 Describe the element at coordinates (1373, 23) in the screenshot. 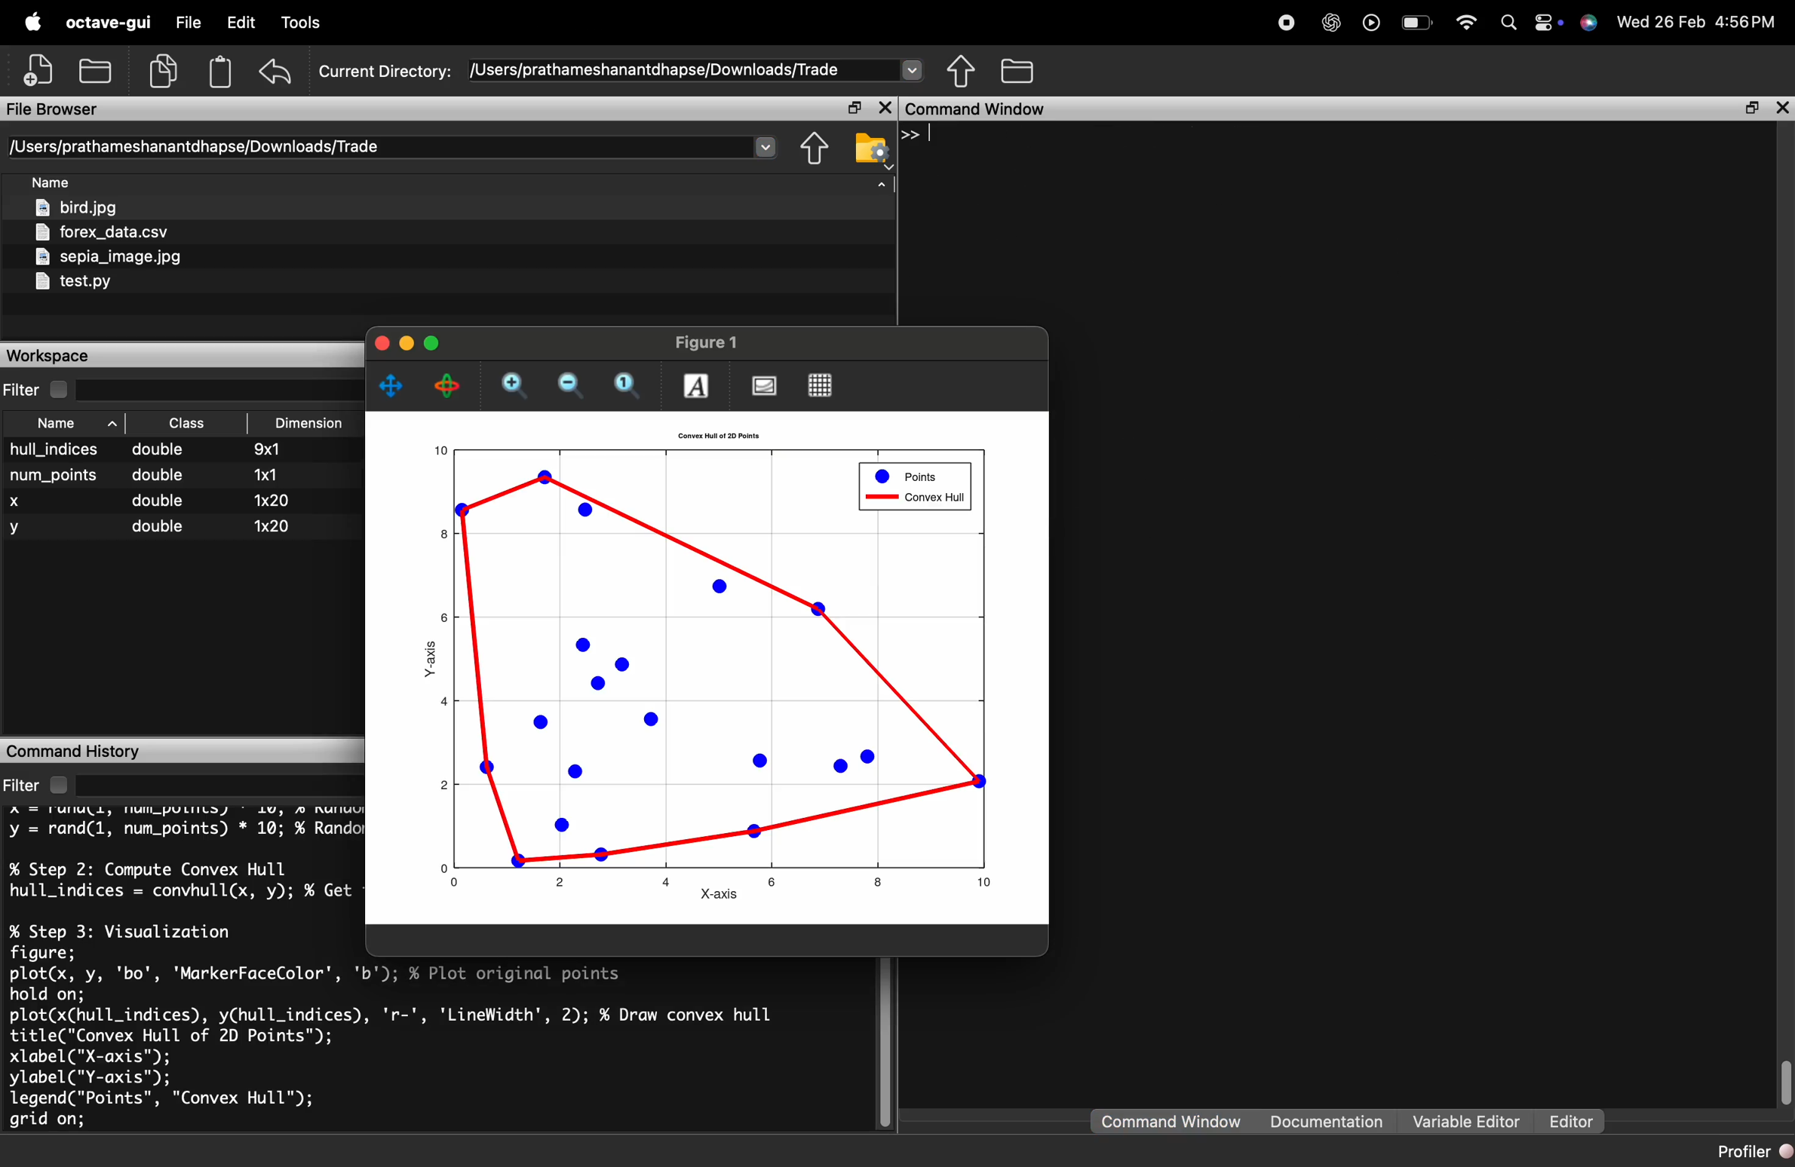

I see `play` at that location.